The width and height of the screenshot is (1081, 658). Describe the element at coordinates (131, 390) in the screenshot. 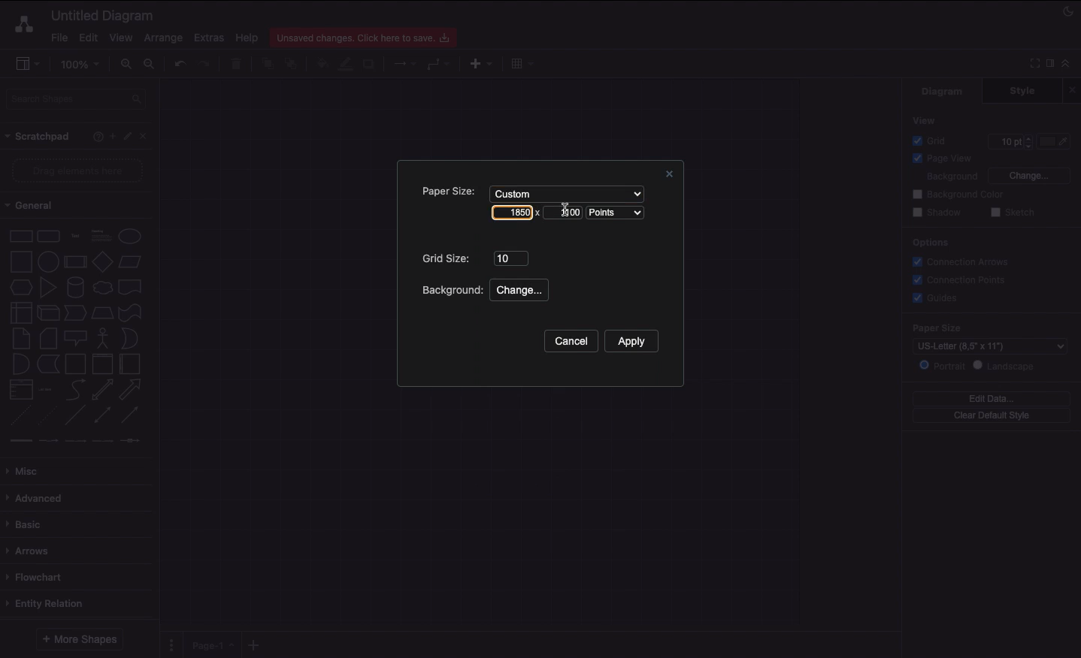

I see `Arrow` at that location.